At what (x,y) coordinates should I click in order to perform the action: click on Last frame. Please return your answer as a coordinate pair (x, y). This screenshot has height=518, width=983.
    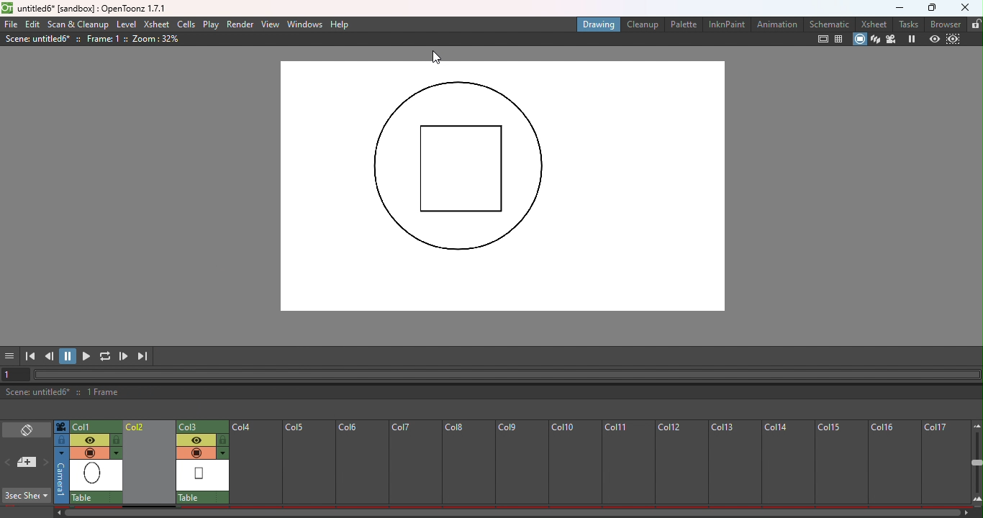
    Looking at the image, I should click on (144, 355).